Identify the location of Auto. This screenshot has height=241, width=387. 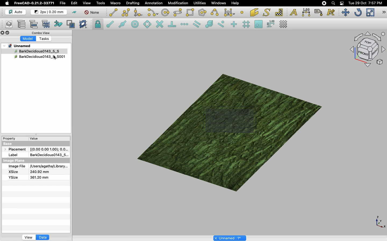
(16, 12).